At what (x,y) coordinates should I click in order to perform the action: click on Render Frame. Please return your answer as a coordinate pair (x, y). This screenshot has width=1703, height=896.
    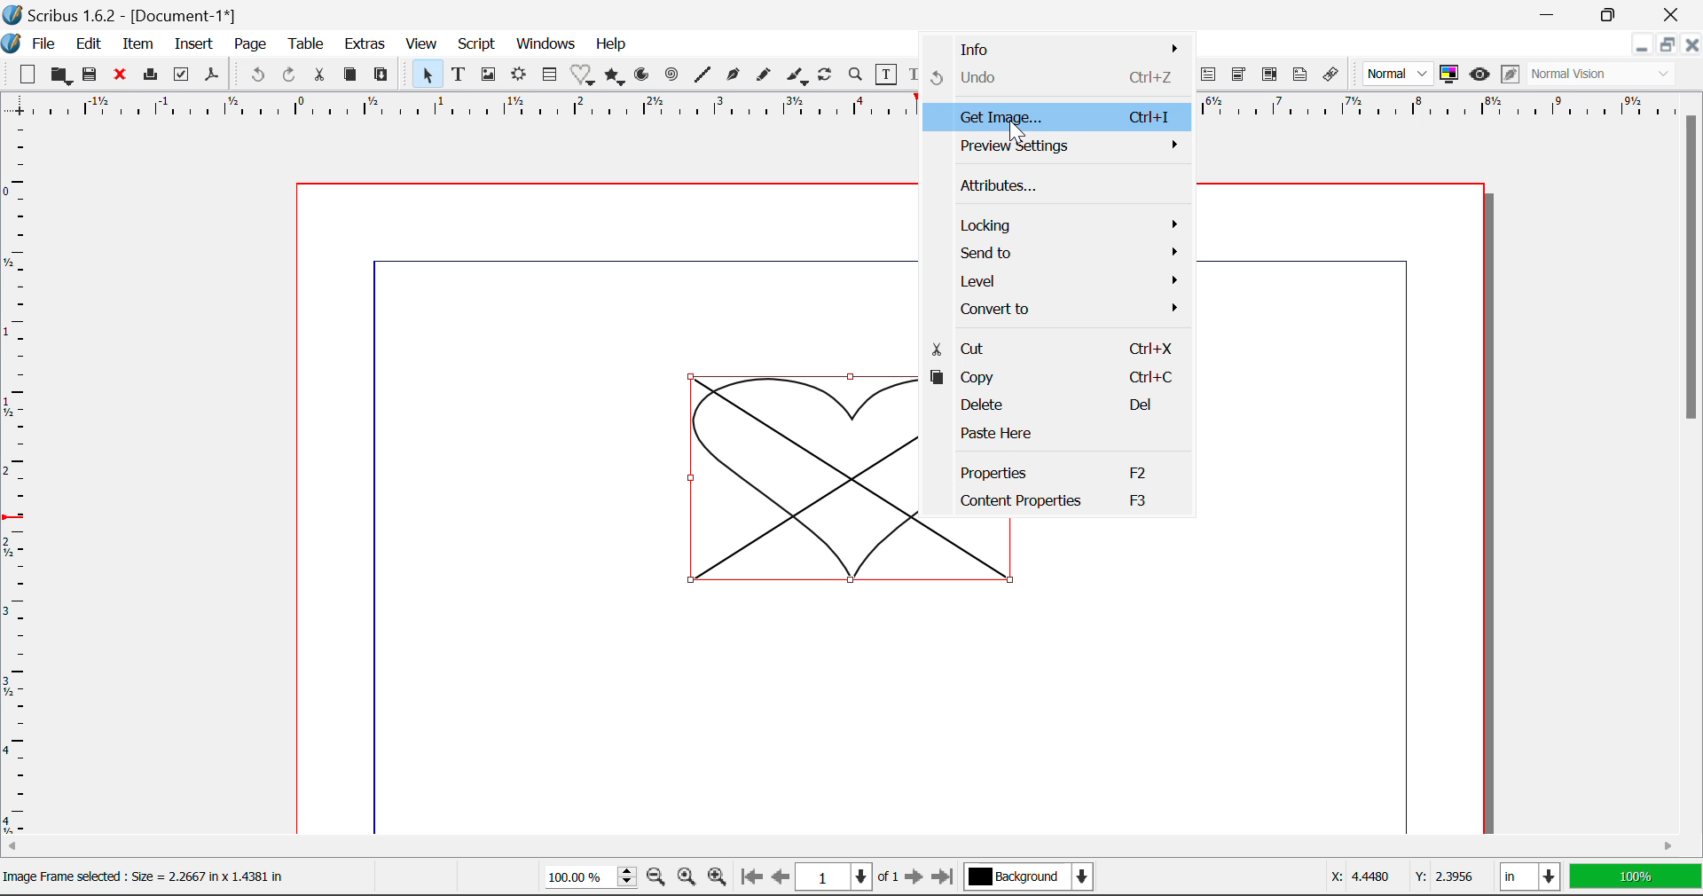
    Looking at the image, I should click on (520, 75).